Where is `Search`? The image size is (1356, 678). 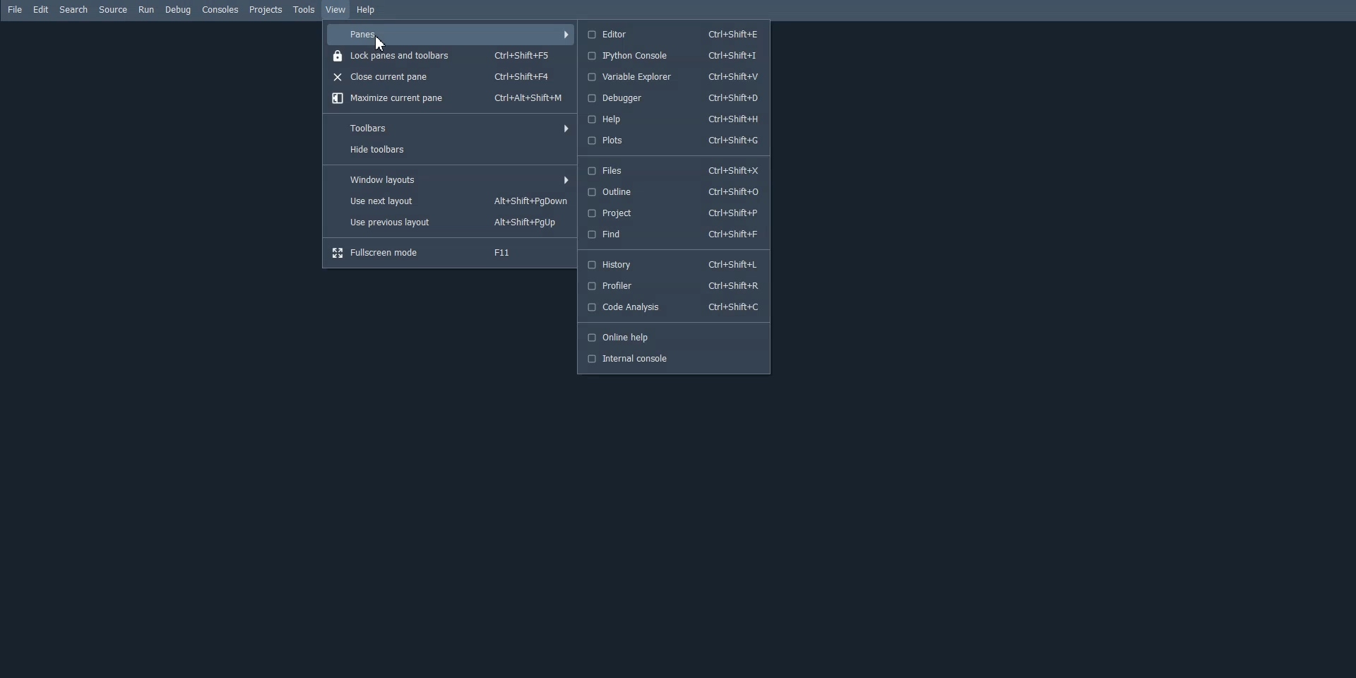
Search is located at coordinates (74, 9).